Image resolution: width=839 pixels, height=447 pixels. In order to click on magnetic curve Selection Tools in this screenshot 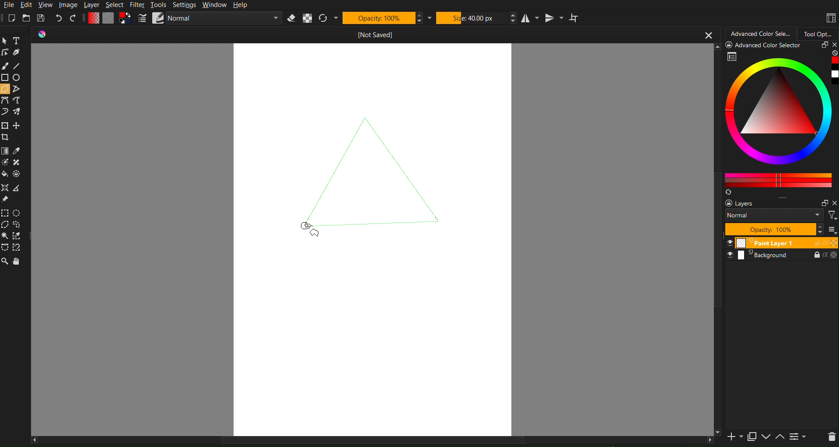, I will do `click(18, 248)`.